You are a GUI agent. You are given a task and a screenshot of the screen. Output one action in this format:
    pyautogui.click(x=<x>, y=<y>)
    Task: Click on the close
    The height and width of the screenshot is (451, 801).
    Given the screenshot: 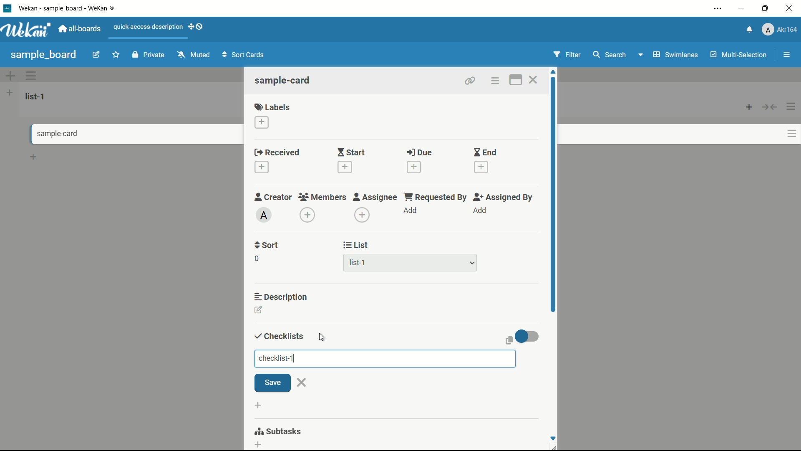 What is the action you would take?
    pyautogui.click(x=302, y=382)
    